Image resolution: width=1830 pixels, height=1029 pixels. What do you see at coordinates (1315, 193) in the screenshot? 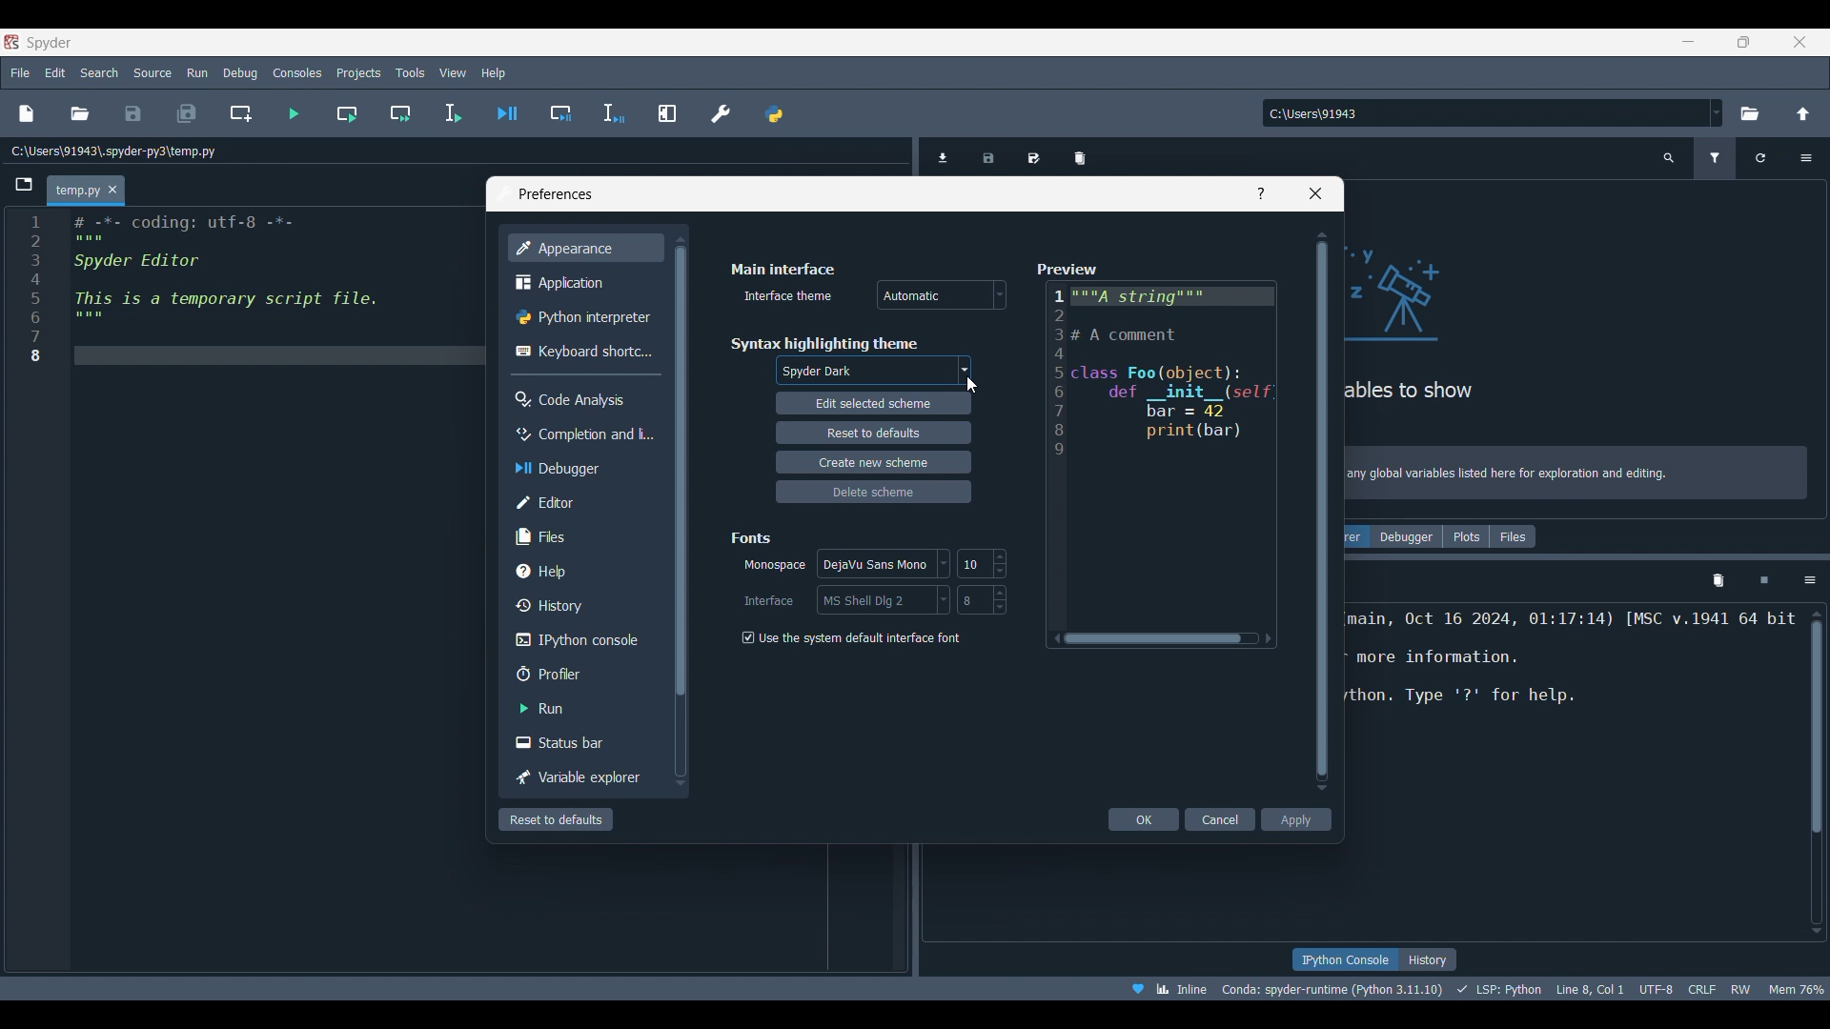
I see `Close` at bounding box center [1315, 193].